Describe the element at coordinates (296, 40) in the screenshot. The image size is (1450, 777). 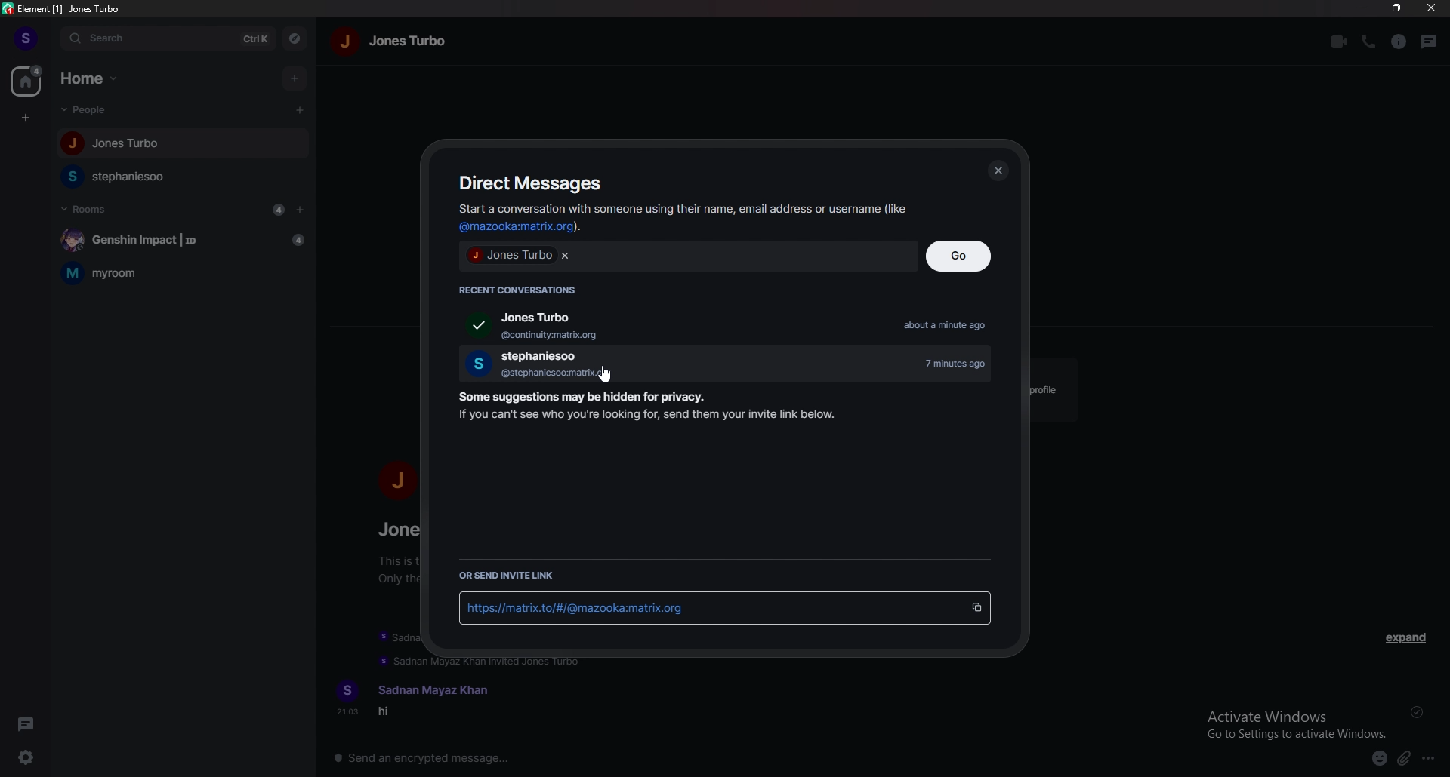
I see `explore rooms` at that location.